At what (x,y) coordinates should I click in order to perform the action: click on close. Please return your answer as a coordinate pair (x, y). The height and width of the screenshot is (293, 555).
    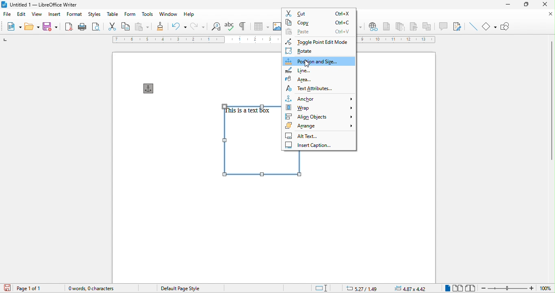
    Looking at the image, I should click on (546, 4).